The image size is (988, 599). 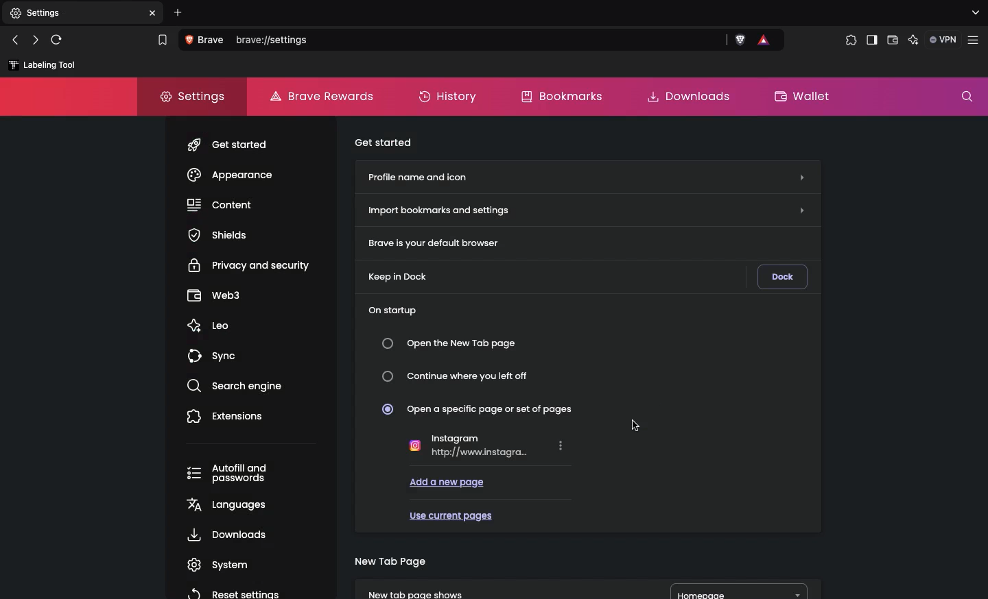 I want to click on Bookmarks, so click(x=560, y=95).